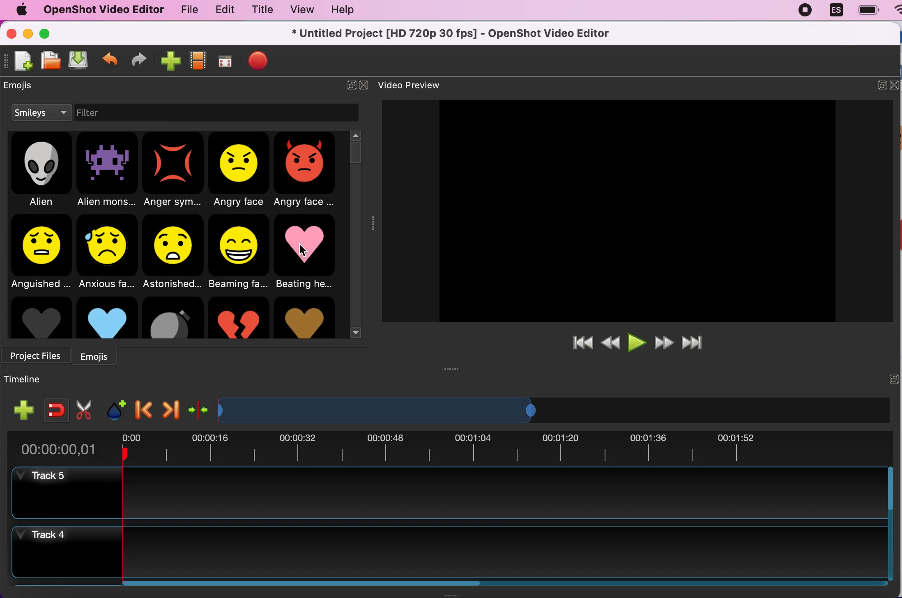 The image size is (902, 598). Describe the element at coordinates (833, 10) in the screenshot. I see `language` at that location.